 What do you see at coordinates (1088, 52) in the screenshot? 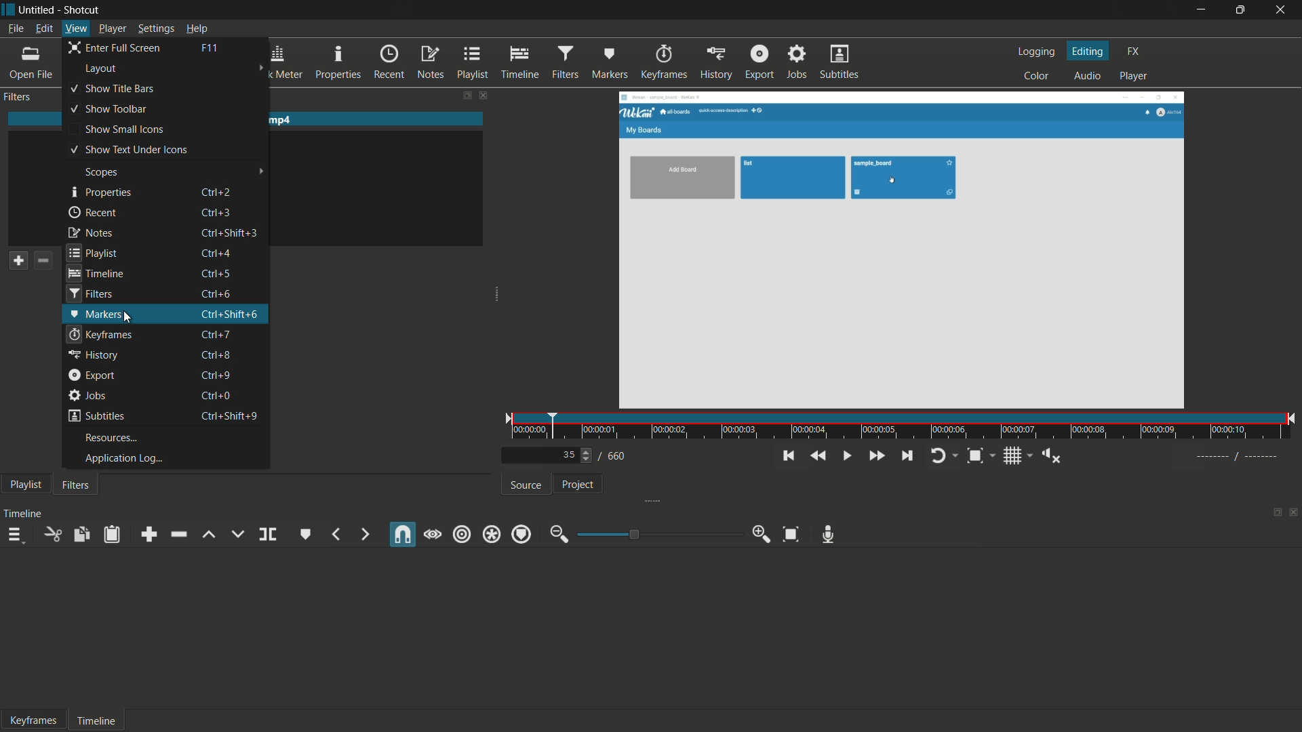
I see `editing` at bounding box center [1088, 52].